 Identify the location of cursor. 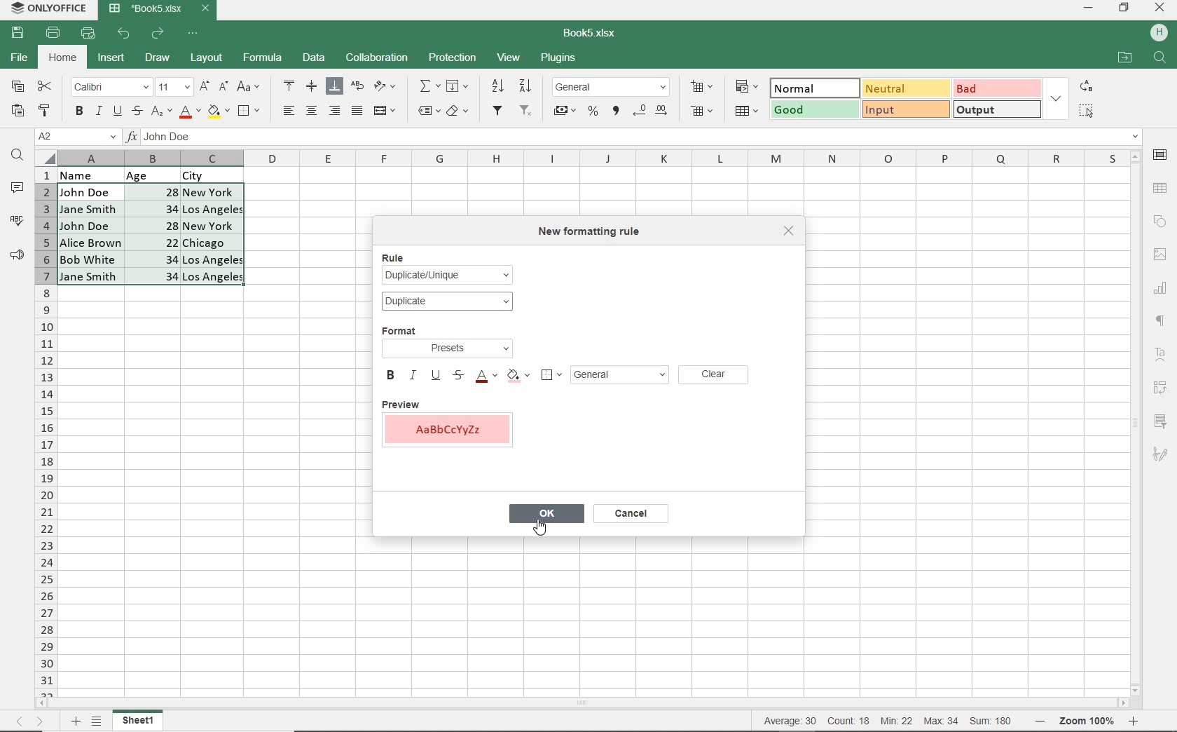
(539, 529).